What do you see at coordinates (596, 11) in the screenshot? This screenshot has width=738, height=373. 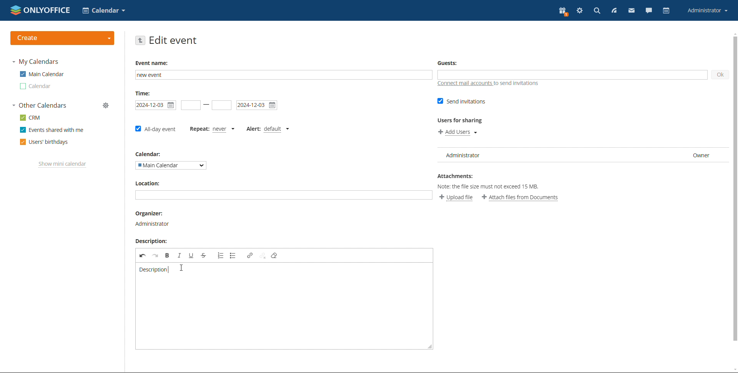 I see `search` at bounding box center [596, 11].